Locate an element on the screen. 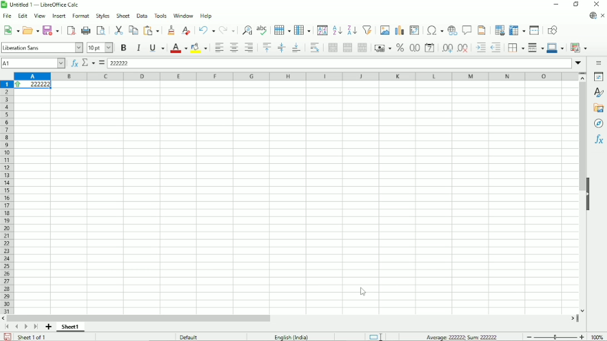  scroll down is located at coordinates (583, 310).